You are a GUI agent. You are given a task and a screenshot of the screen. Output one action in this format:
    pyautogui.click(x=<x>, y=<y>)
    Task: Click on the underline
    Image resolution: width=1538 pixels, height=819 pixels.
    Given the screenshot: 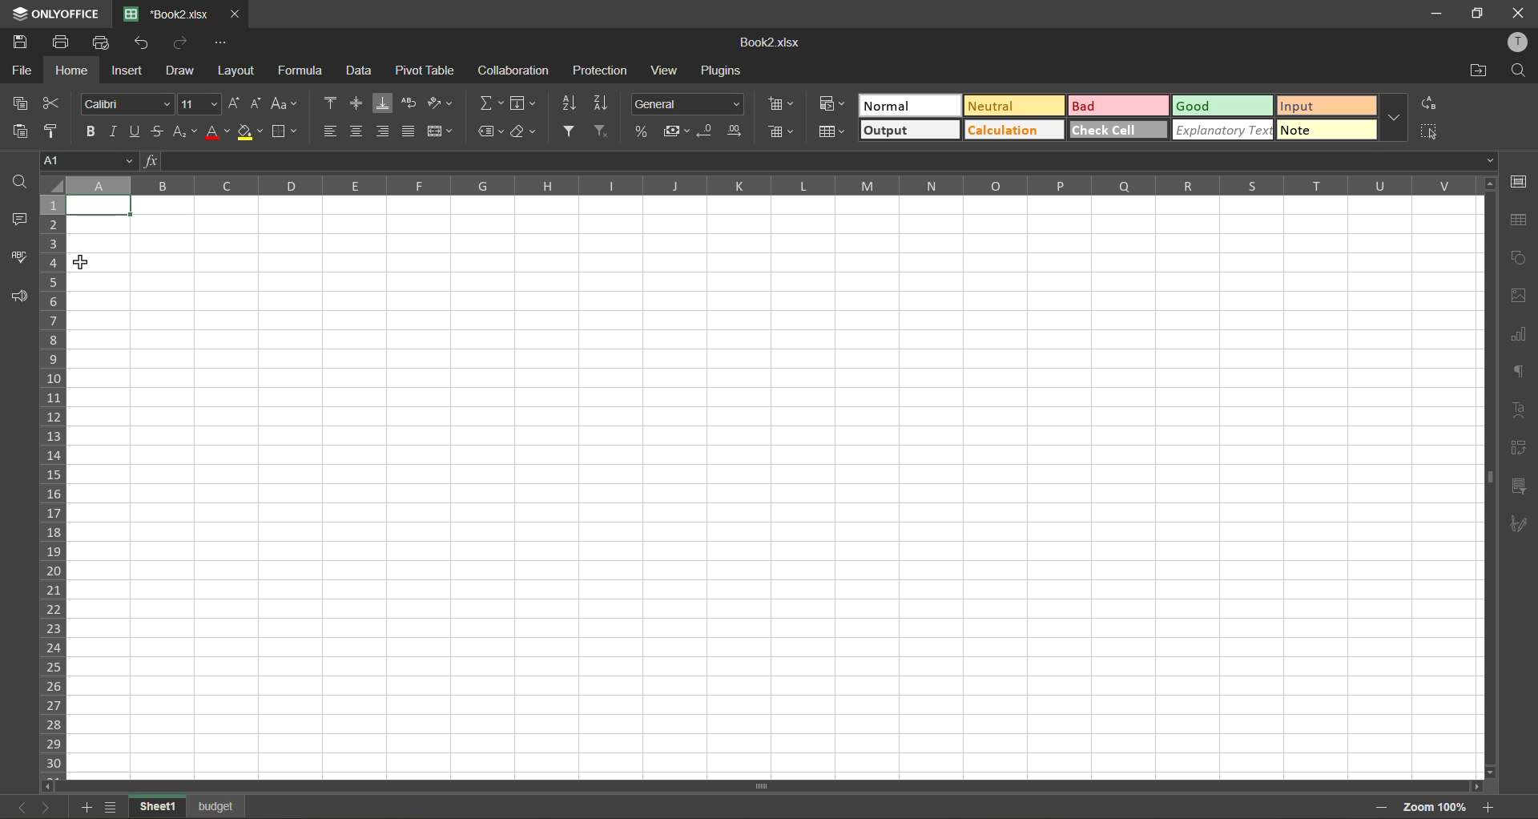 What is the action you would take?
    pyautogui.click(x=138, y=129)
    